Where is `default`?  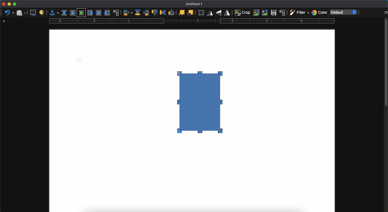 default is located at coordinates (344, 12).